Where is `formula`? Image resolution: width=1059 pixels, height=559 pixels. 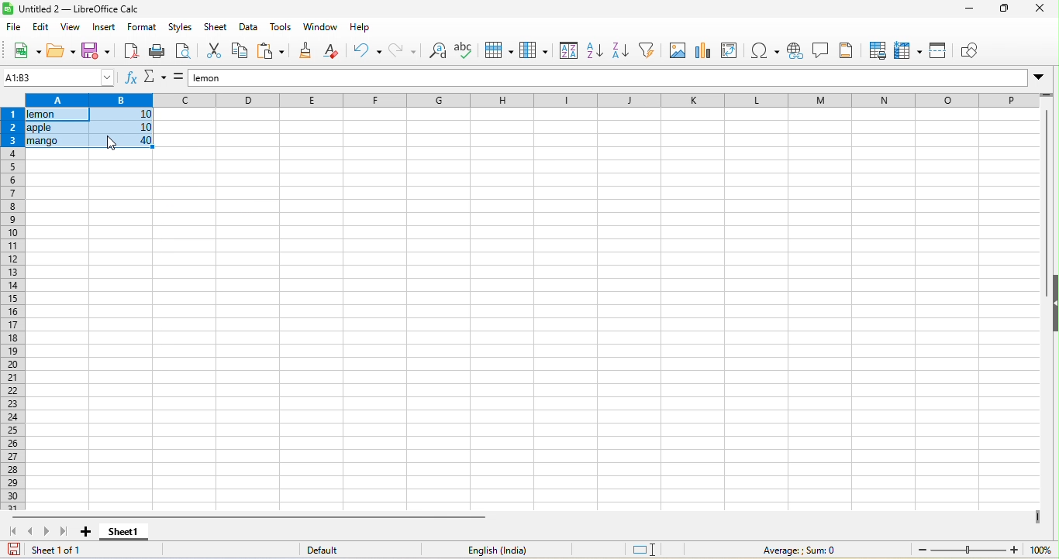 formula is located at coordinates (178, 79).